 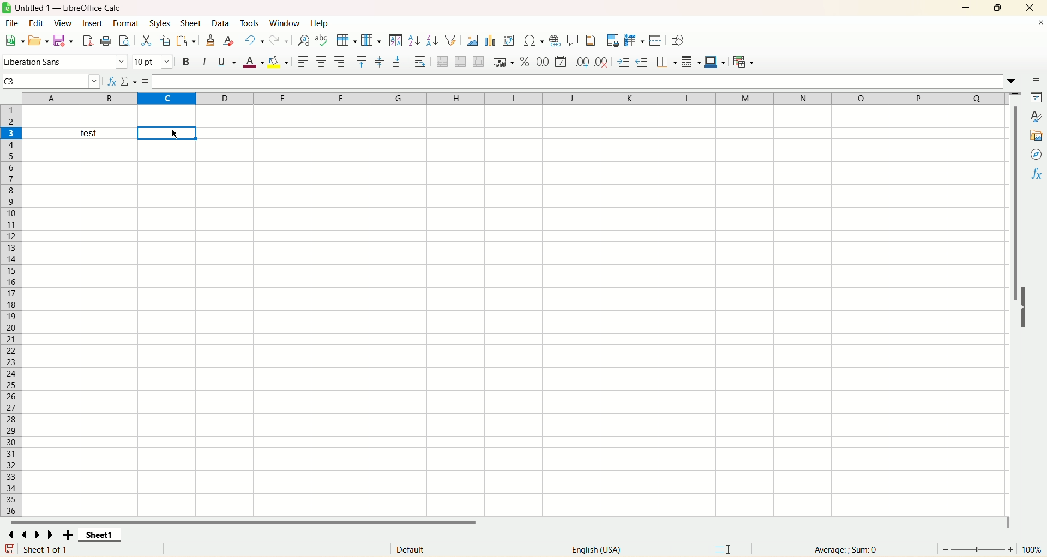 What do you see at coordinates (7, 8) in the screenshot?
I see `Software logo` at bounding box center [7, 8].